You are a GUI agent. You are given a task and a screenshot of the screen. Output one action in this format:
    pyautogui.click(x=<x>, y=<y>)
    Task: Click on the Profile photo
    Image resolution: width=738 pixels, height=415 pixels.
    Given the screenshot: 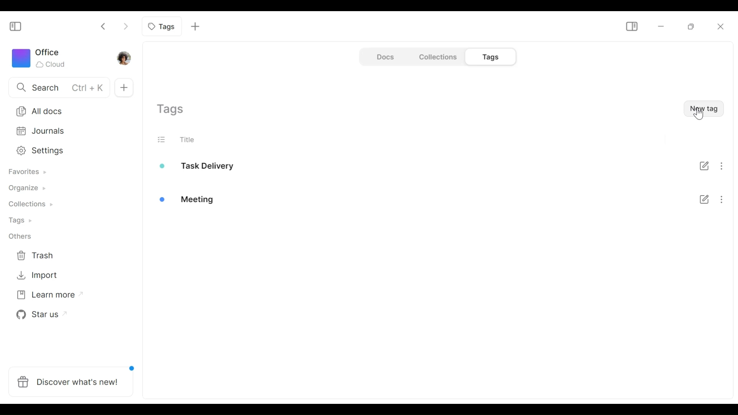 What is the action you would take?
    pyautogui.click(x=123, y=58)
    